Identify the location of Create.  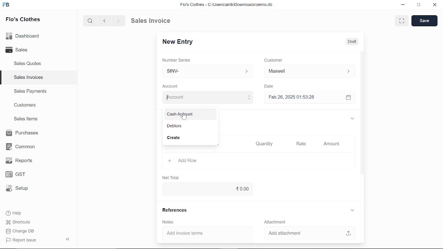
(190, 138).